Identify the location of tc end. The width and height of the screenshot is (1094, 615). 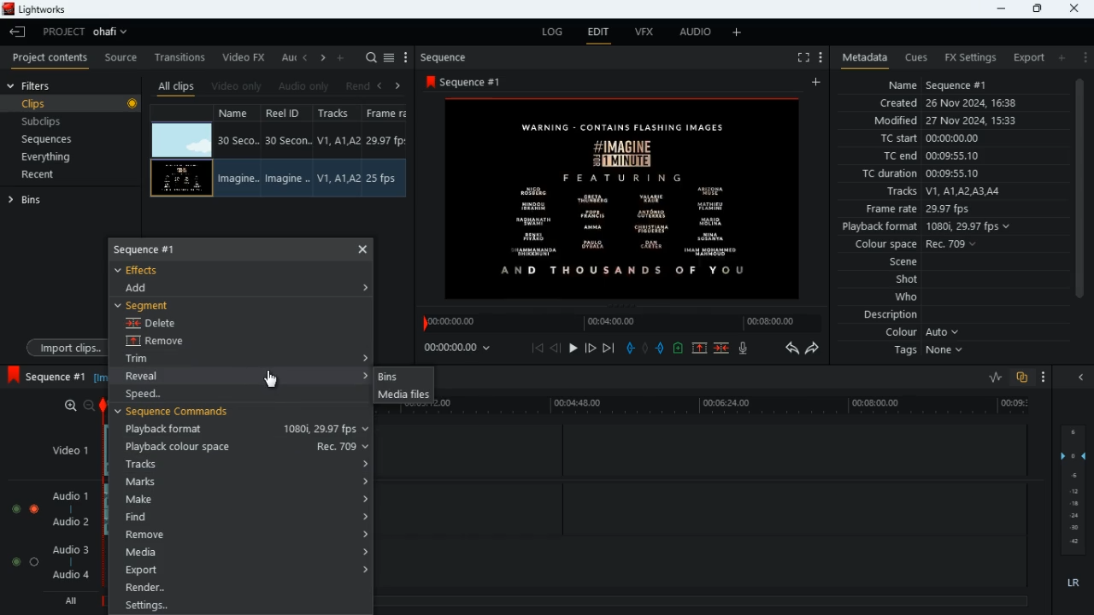
(937, 156).